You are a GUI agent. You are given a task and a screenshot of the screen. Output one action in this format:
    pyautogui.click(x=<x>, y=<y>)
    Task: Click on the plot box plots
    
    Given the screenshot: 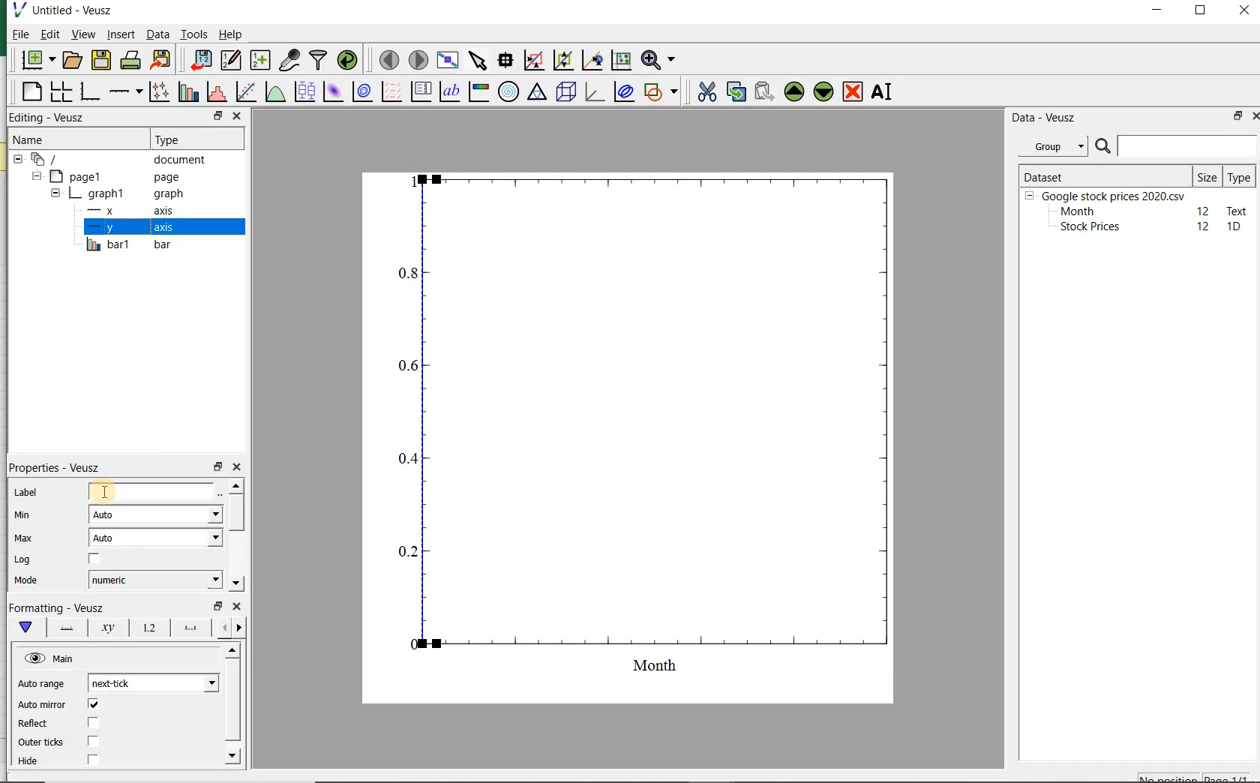 What is the action you would take?
    pyautogui.click(x=302, y=93)
    